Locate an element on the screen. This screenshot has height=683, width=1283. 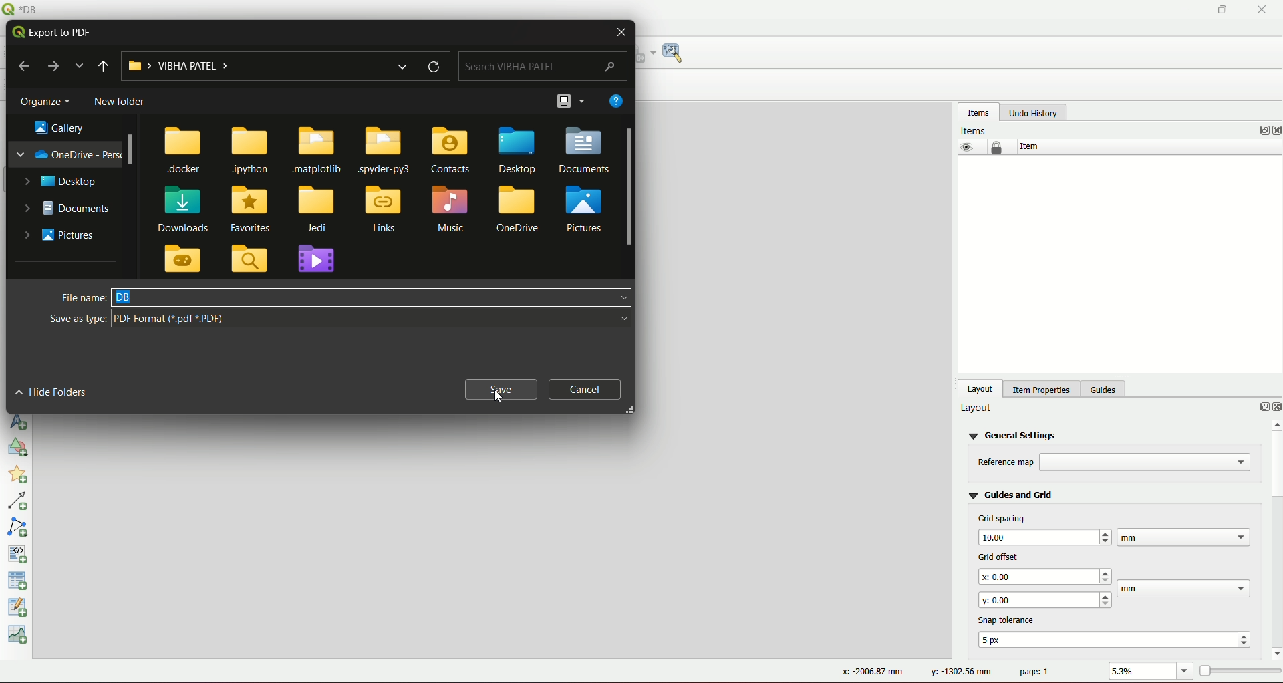
item is located at coordinates (1028, 146).